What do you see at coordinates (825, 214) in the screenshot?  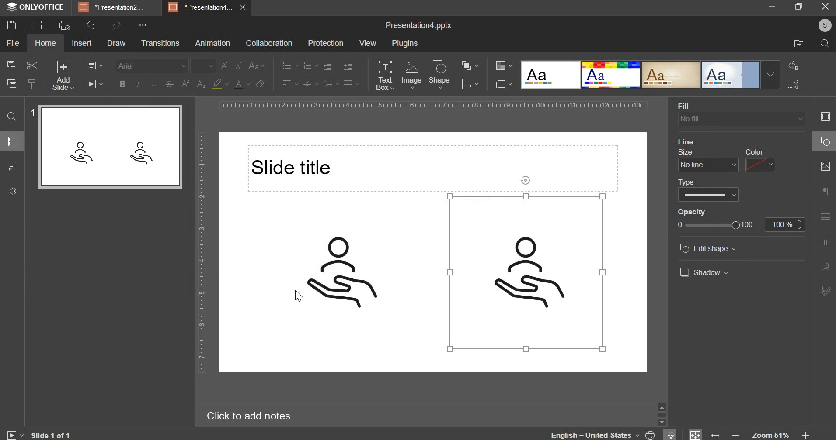 I see `table setting` at bounding box center [825, 214].